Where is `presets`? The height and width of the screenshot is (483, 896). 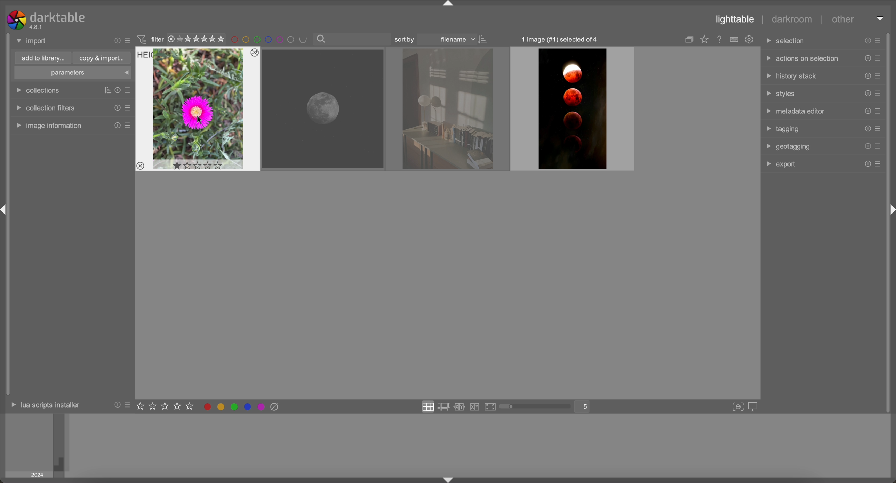
presets is located at coordinates (127, 108).